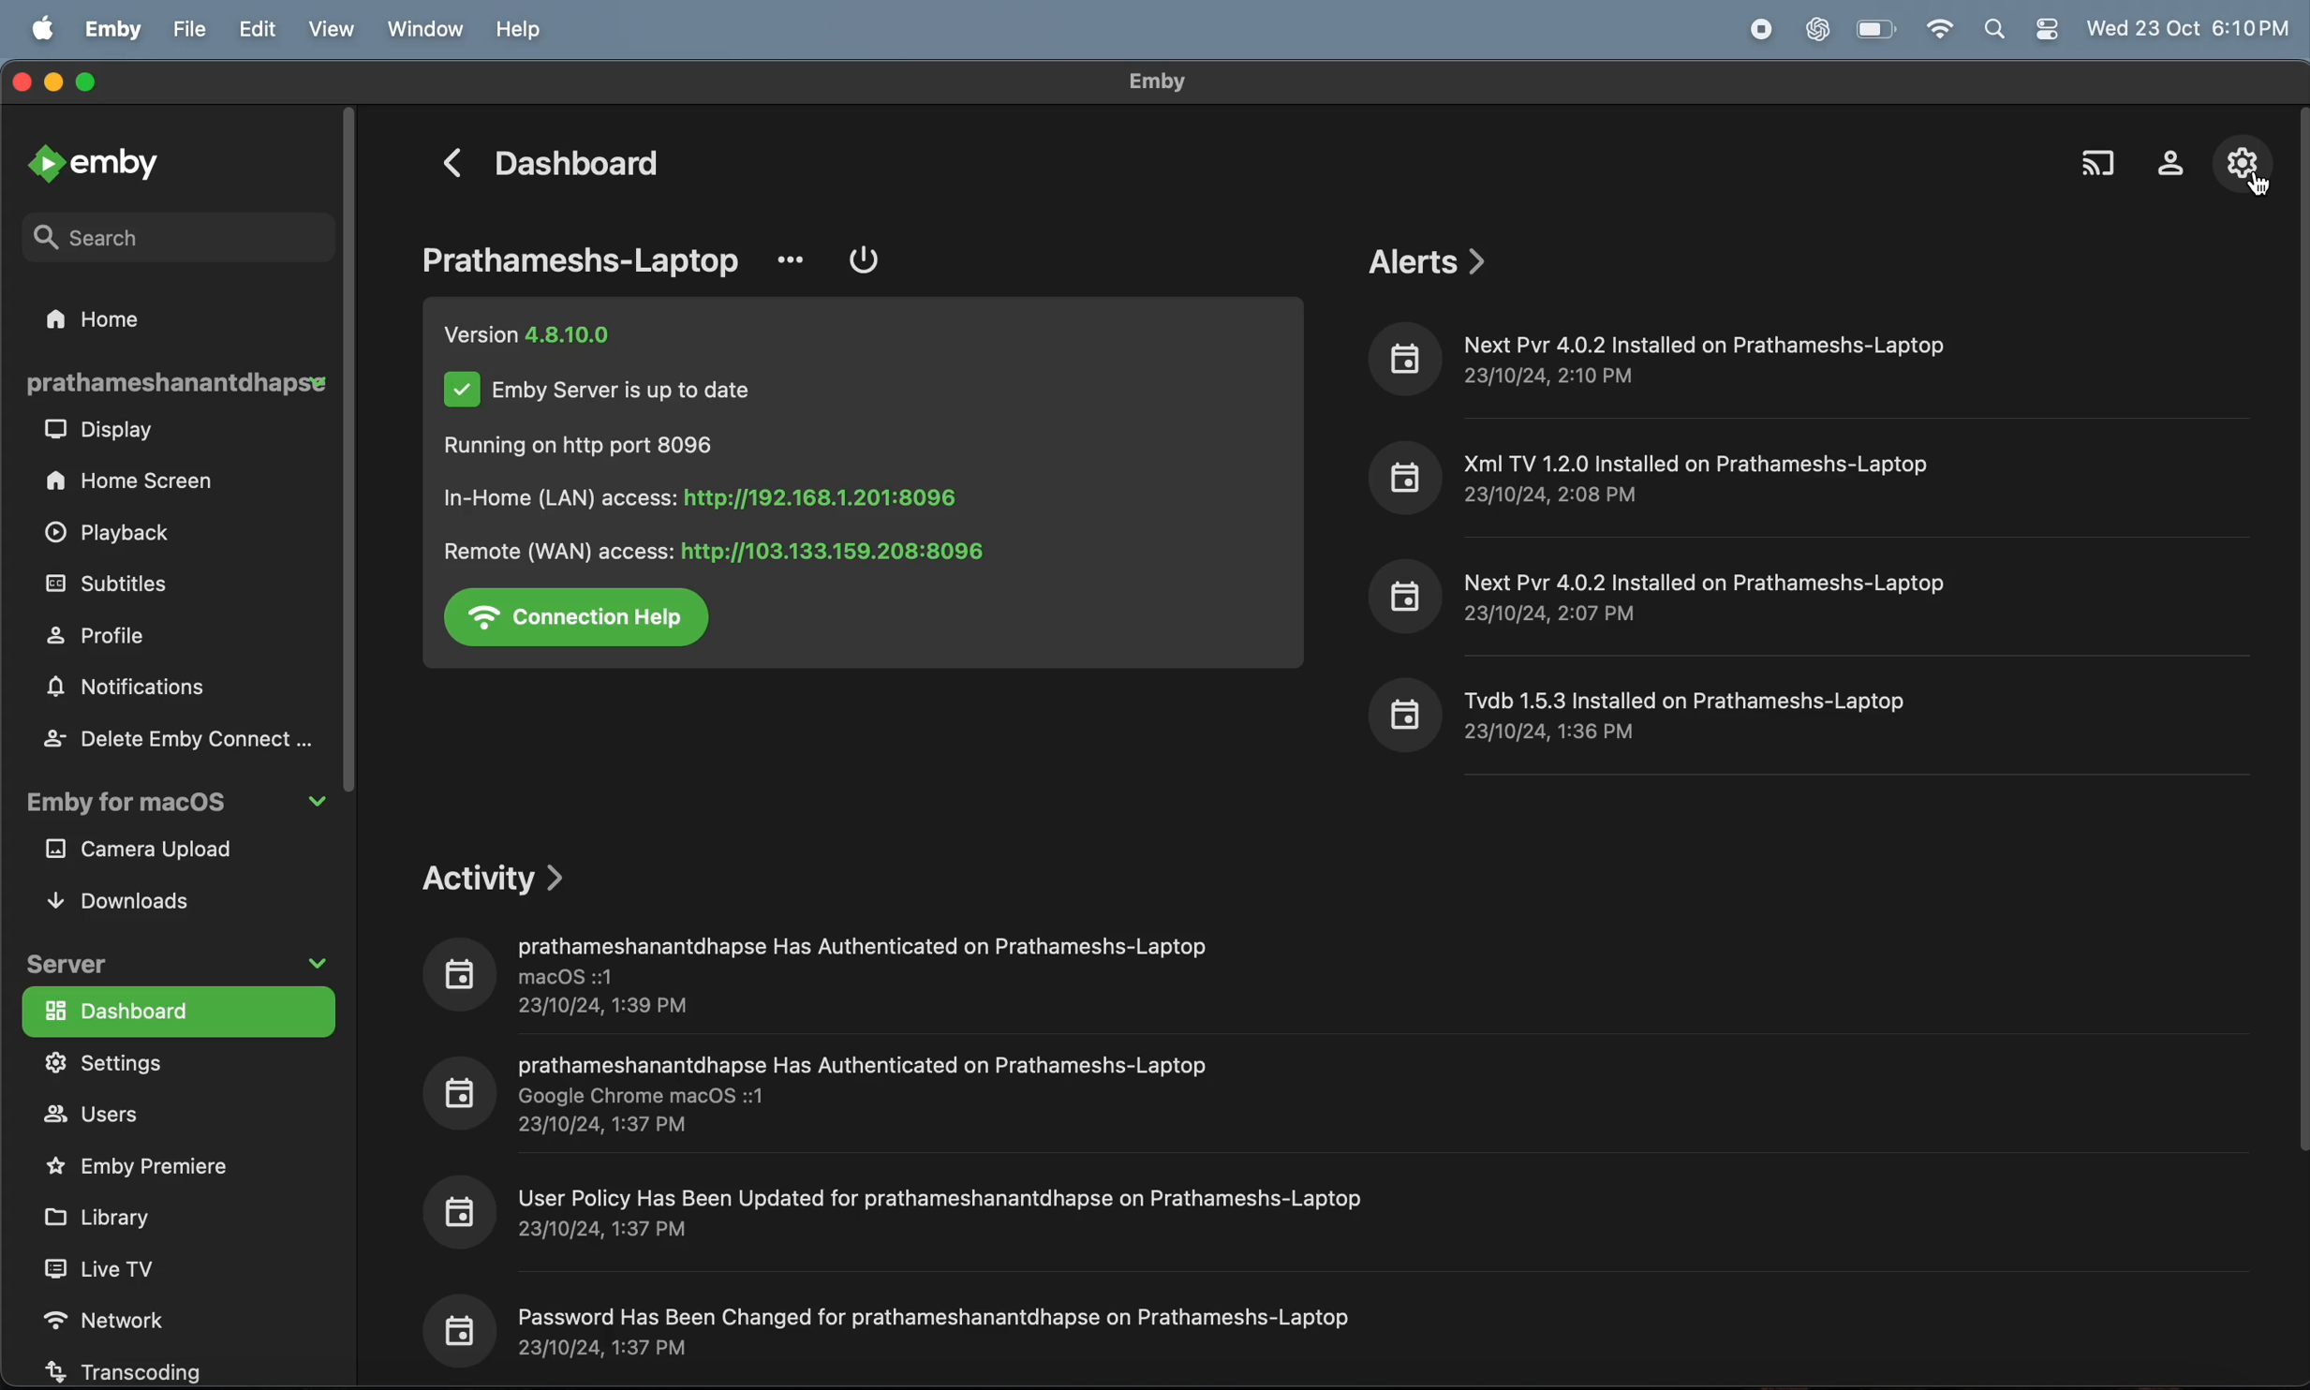  Describe the element at coordinates (554, 155) in the screenshot. I see `dashboard` at that location.